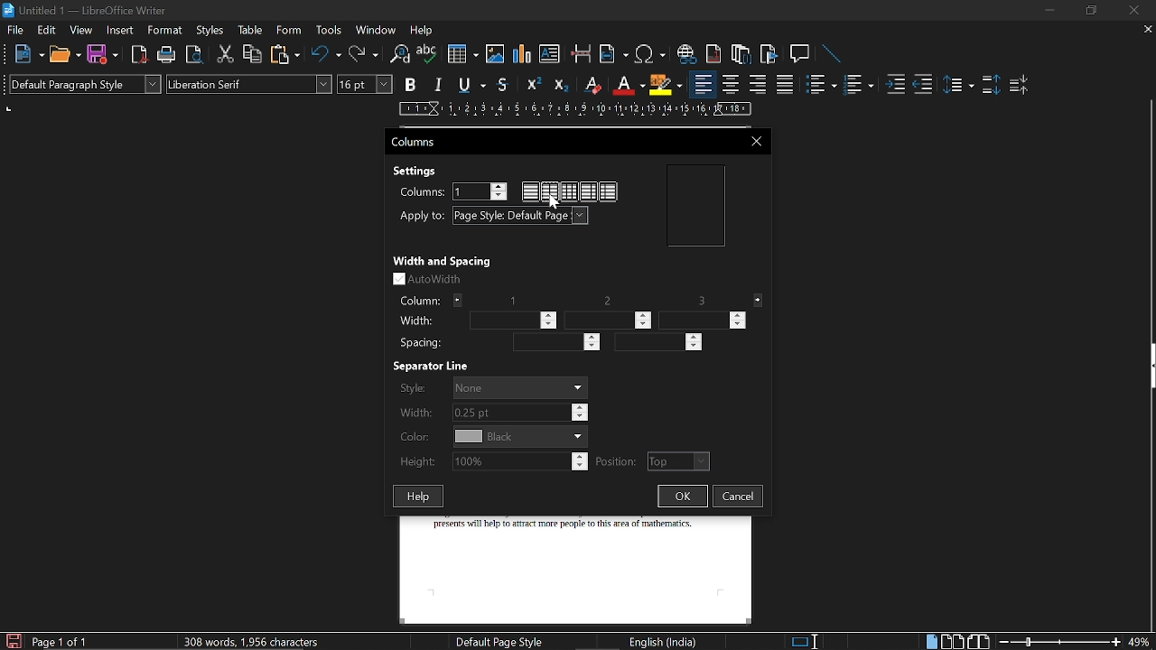  I want to click on Italic, so click(439, 85).